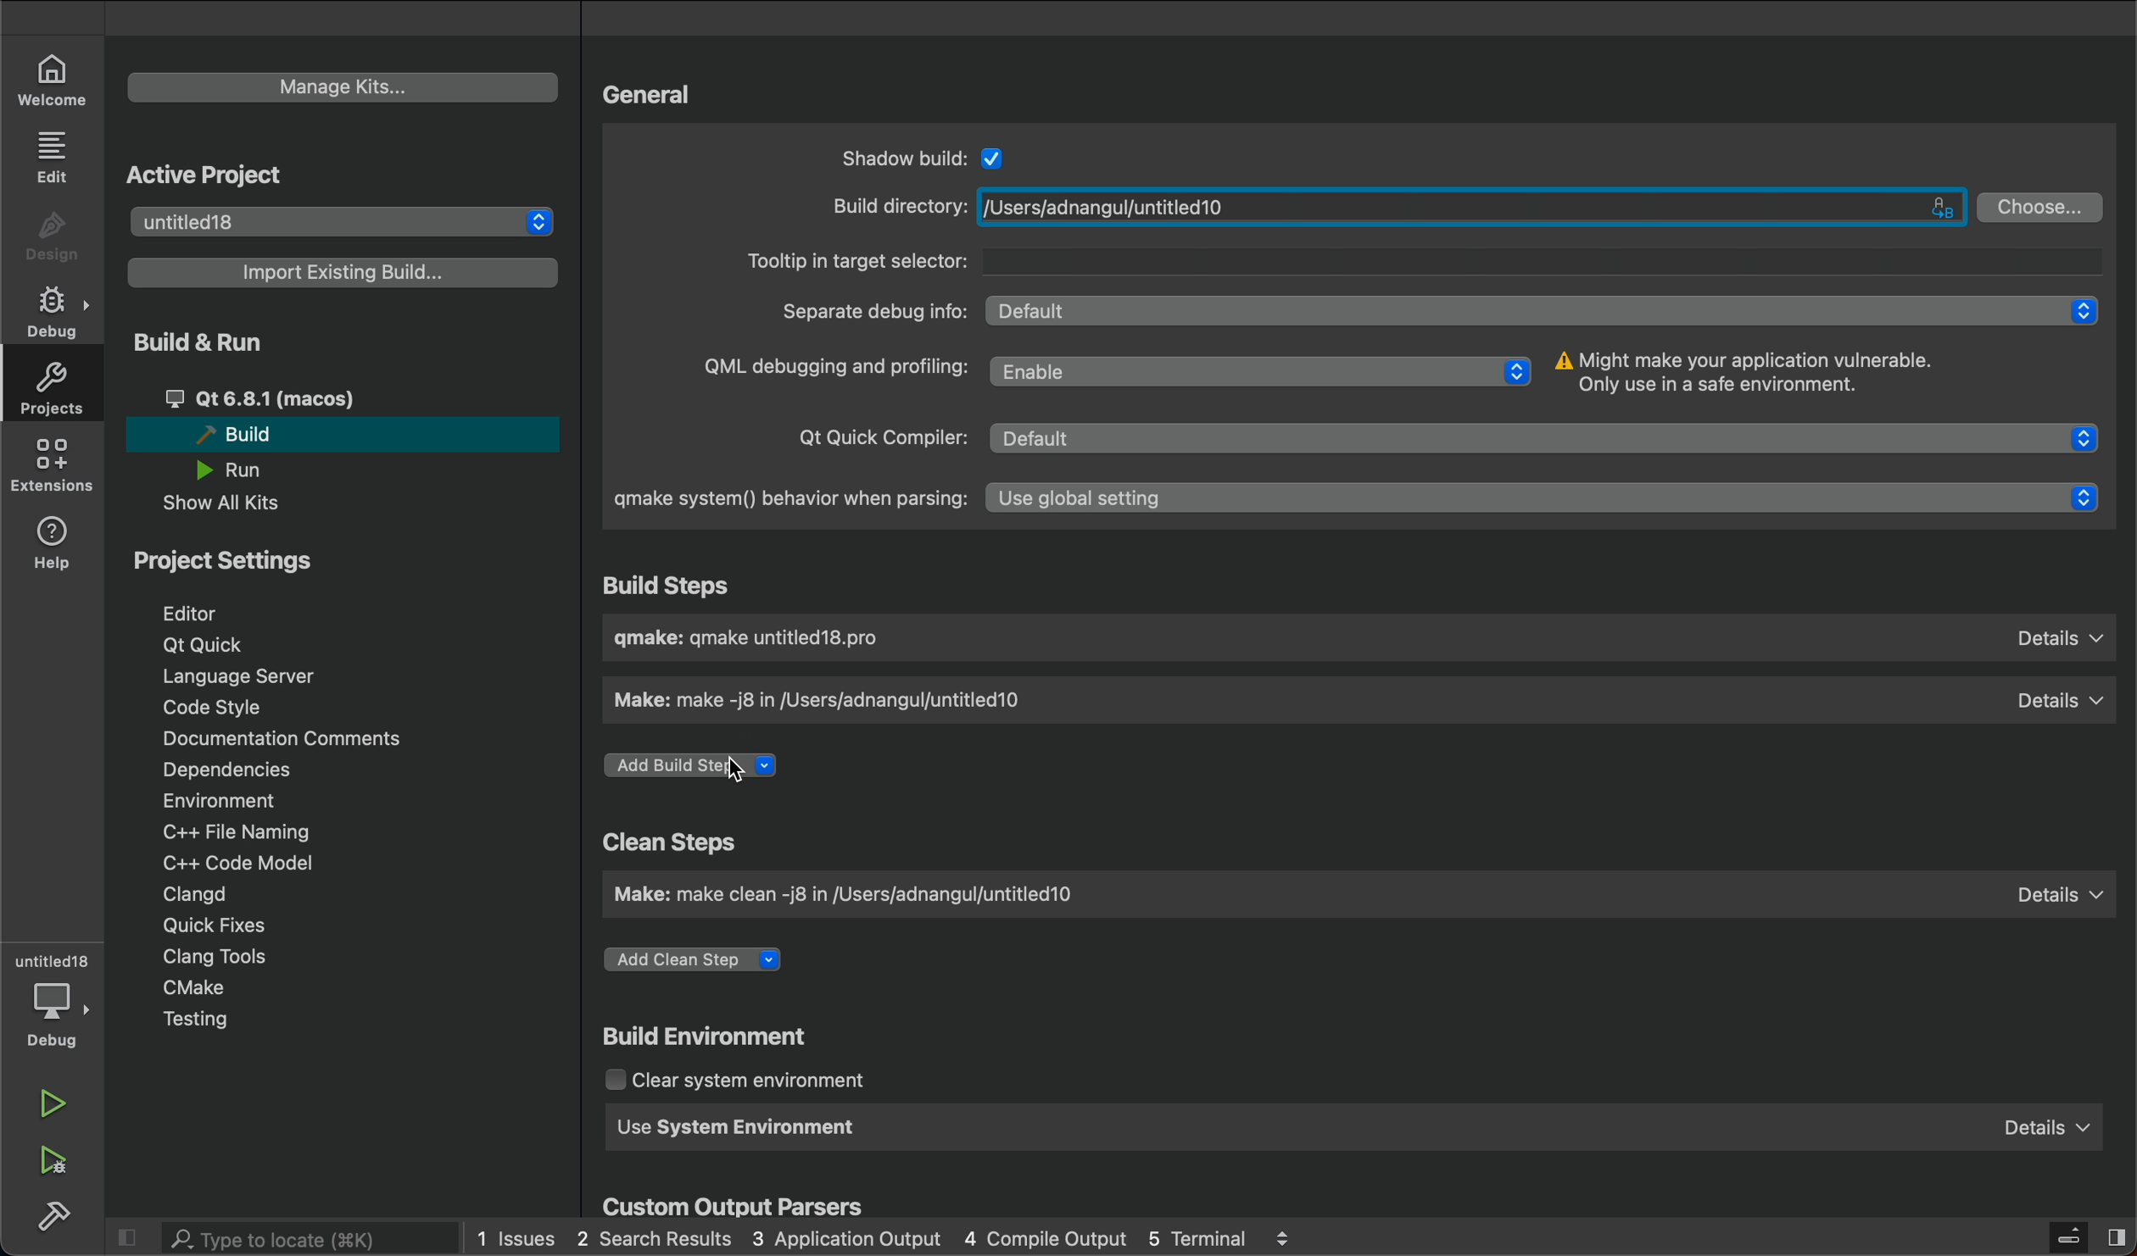 This screenshot has width=2137, height=1256. I want to click on Qt 6.8.1 (macos), so click(259, 397).